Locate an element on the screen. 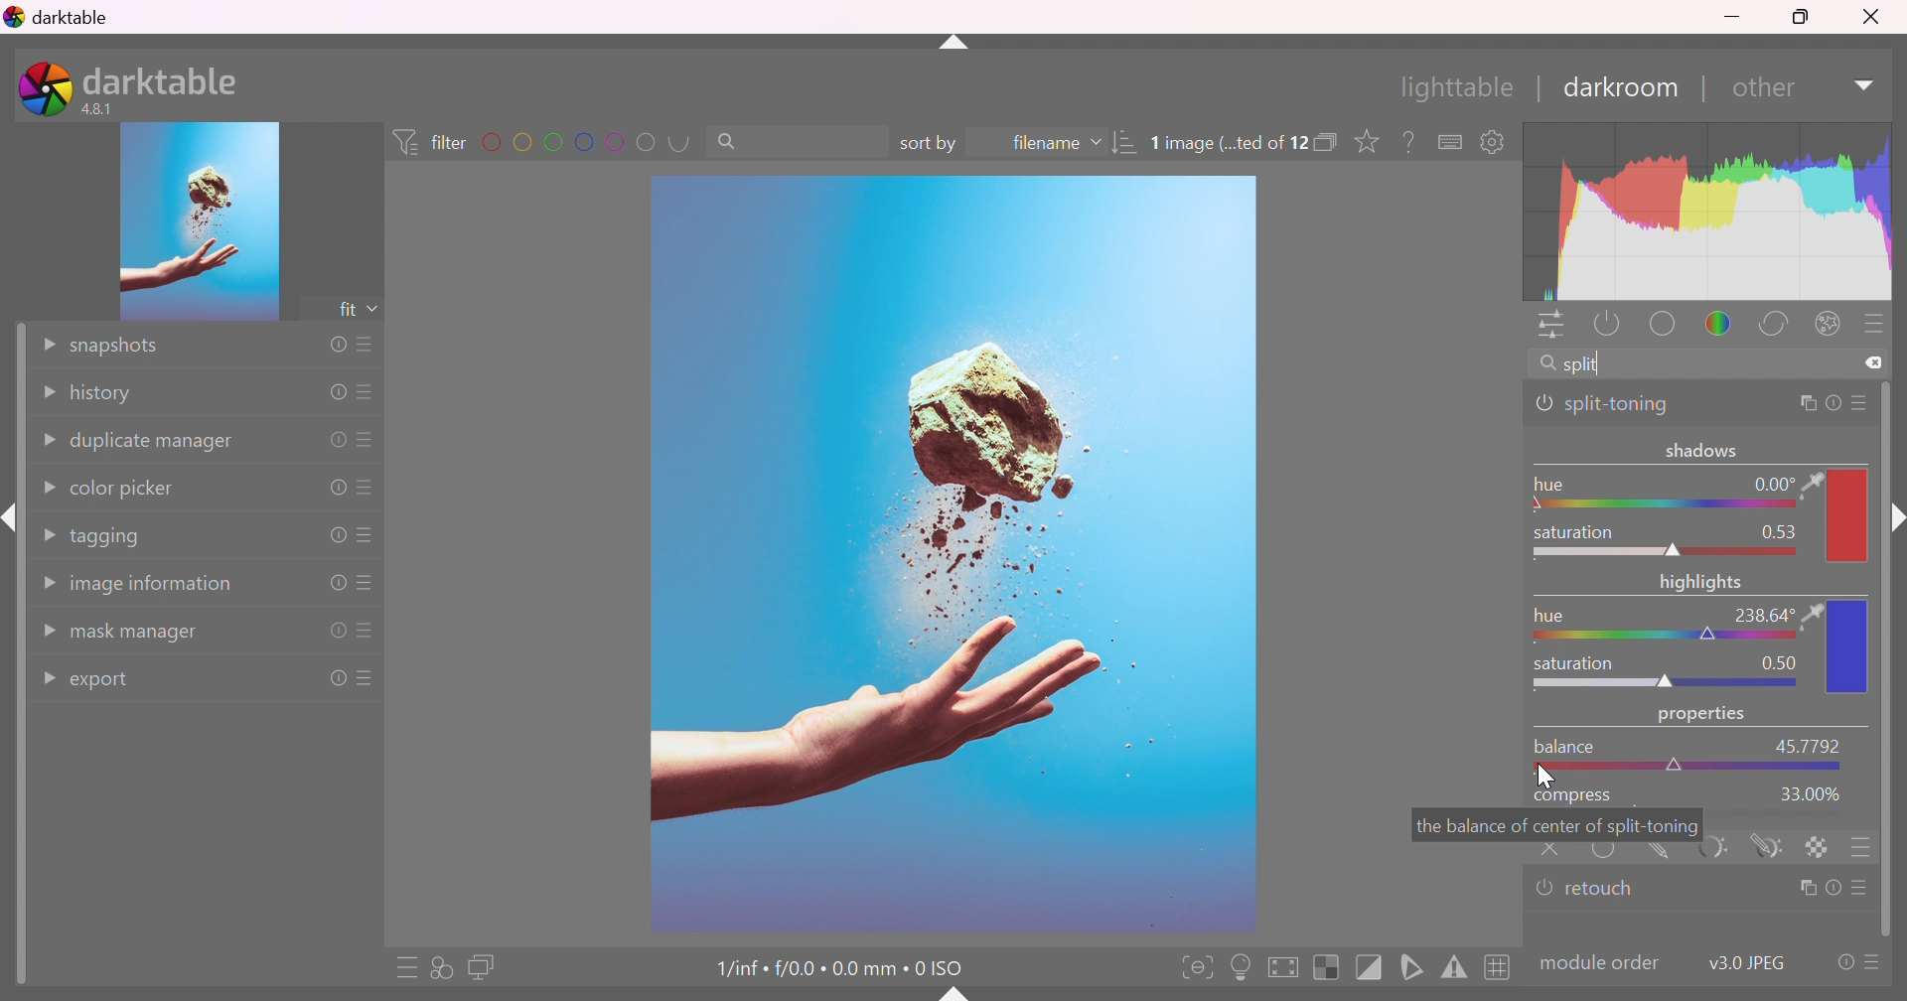 This screenshot has height=1001, width=1907. presets is located at coordinates (368, 392).